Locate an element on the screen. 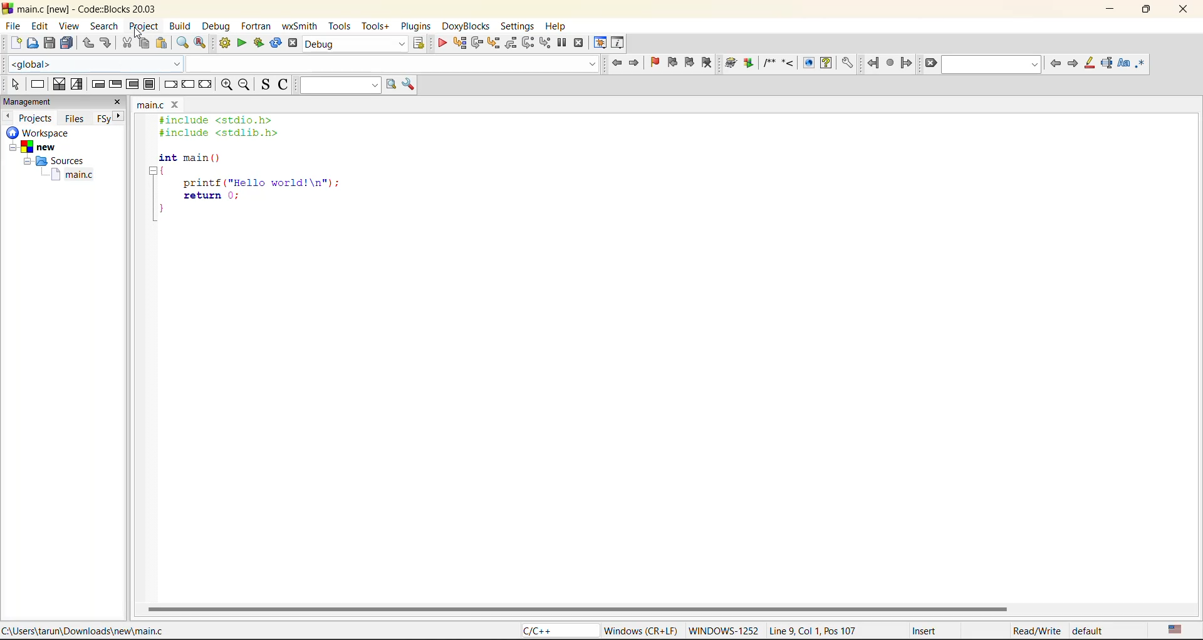  run is located at coordinates (242, 42).